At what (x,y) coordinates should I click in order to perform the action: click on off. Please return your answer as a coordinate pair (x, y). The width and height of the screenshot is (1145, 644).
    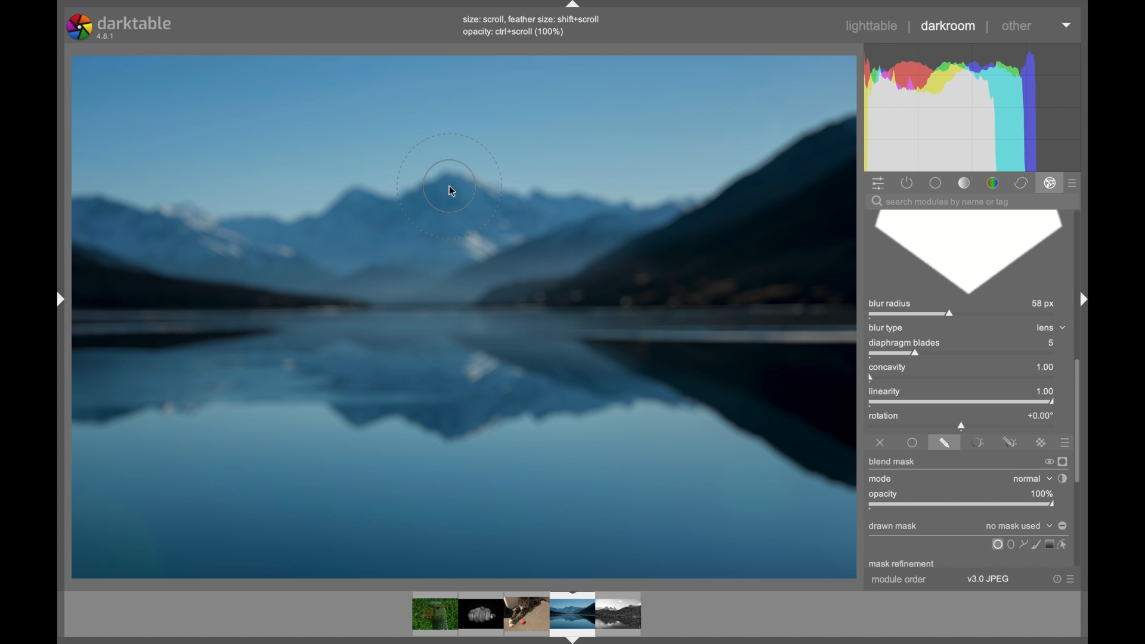
    Looking at the image, I should click on (880, 441).